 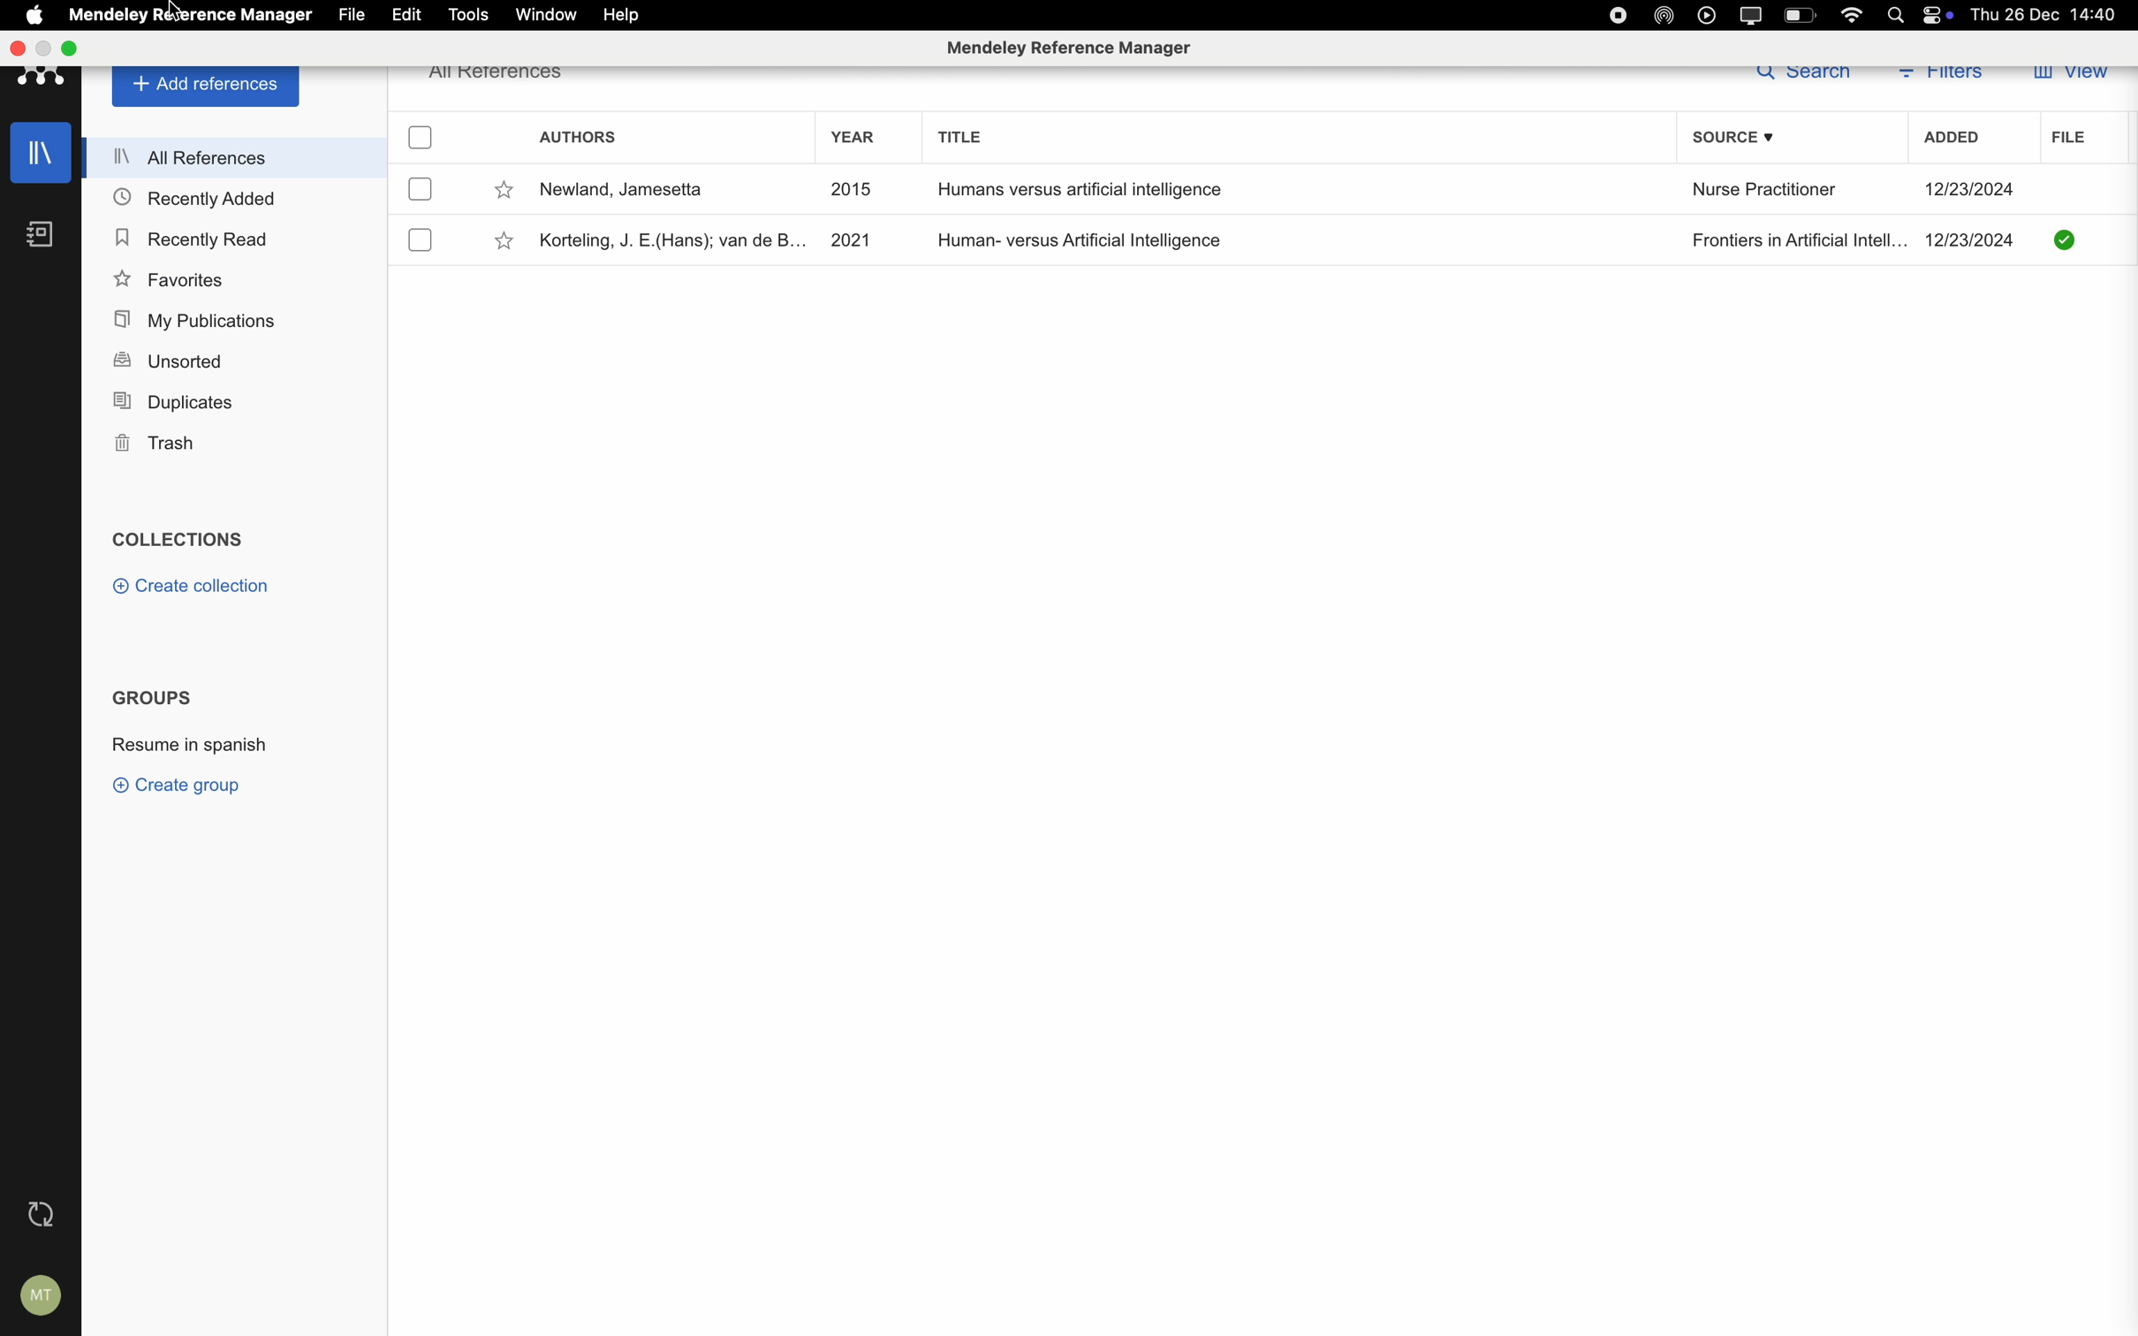 I want to click on favorites, so click(x=169, y=281).